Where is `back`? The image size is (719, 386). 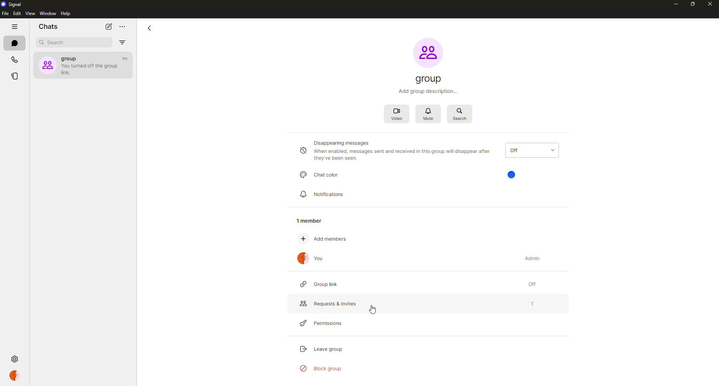 back is located at coordinates (150, 28).